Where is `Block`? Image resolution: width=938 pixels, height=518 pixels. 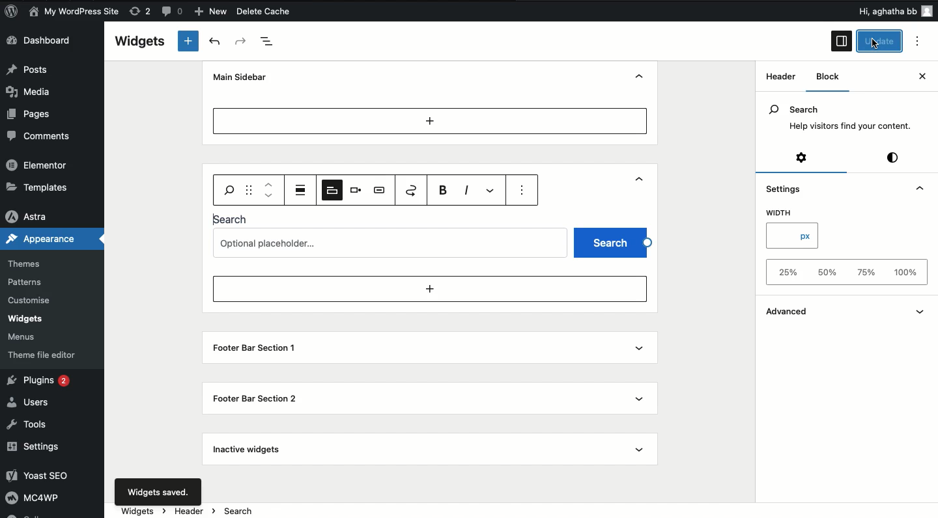 Block is located at coordinates (831, 77).